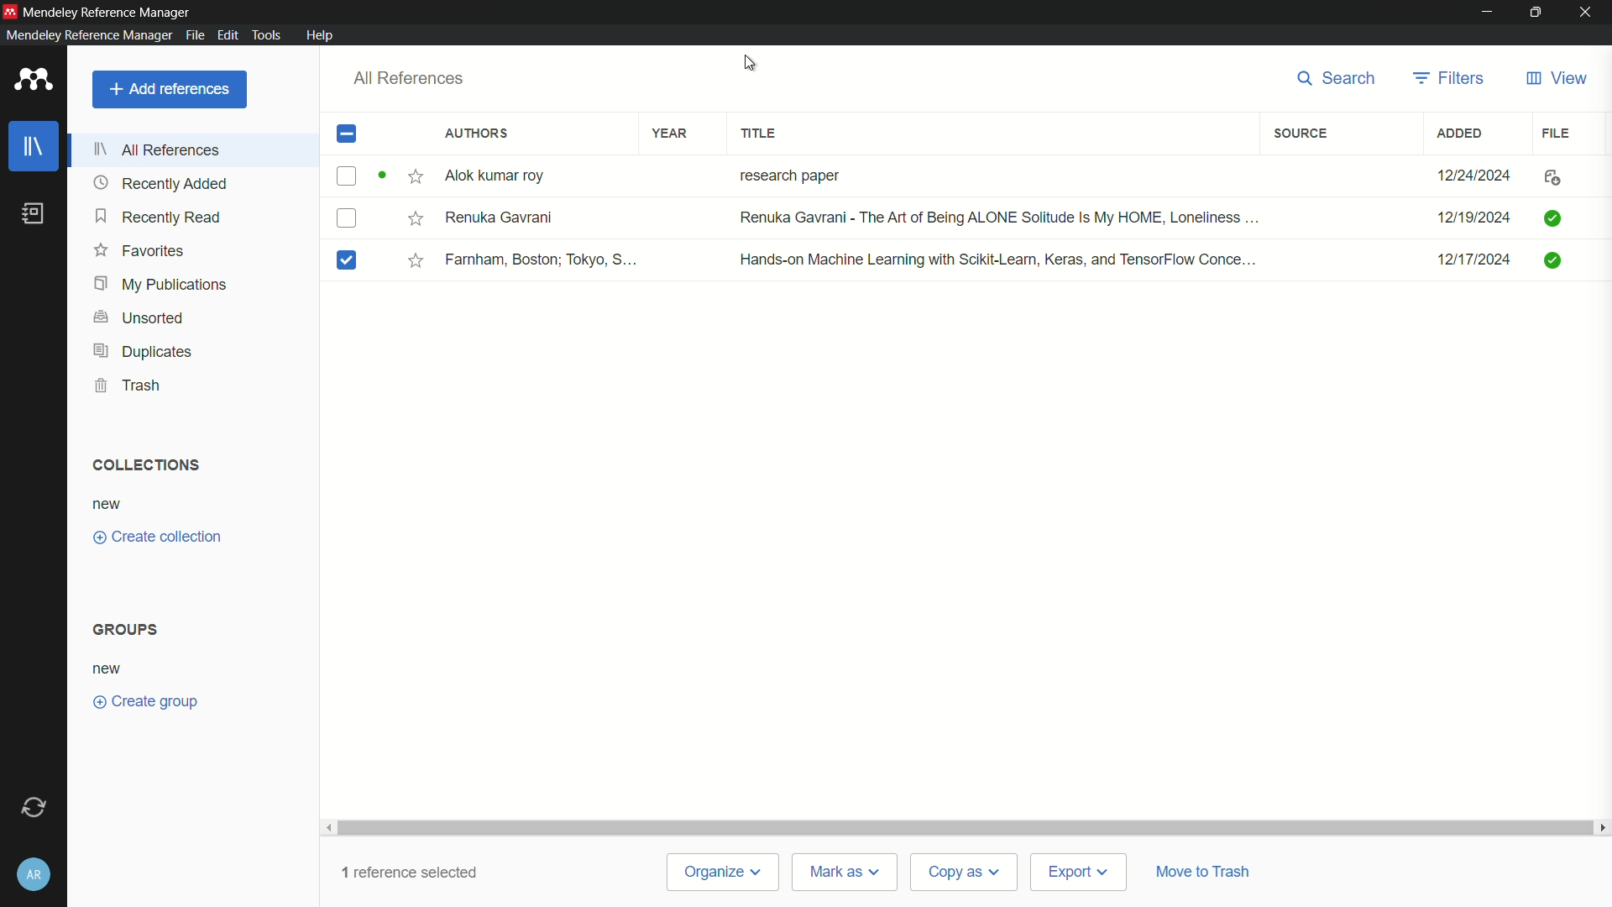 This screenshot has width=1612, height=907. Describe the element at coordinates (90, 34) in the screenshot. I see `Mendeley Reference Manager` at that location.